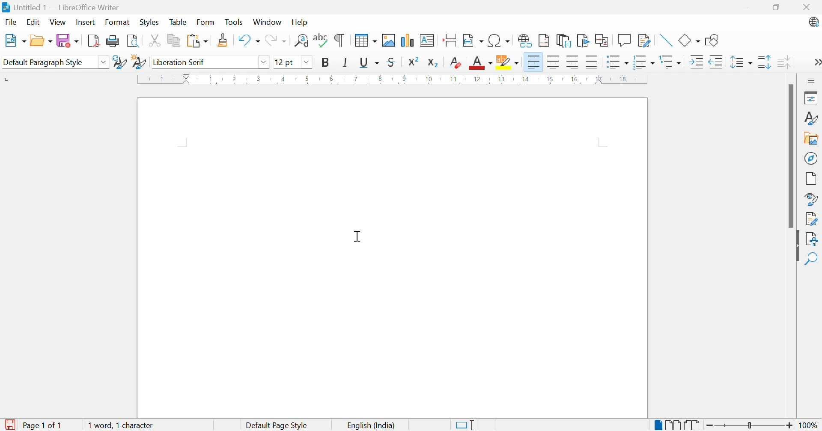 The height and width of the screenshot is (431, 822). I want to click on Format, so click(119, 22).